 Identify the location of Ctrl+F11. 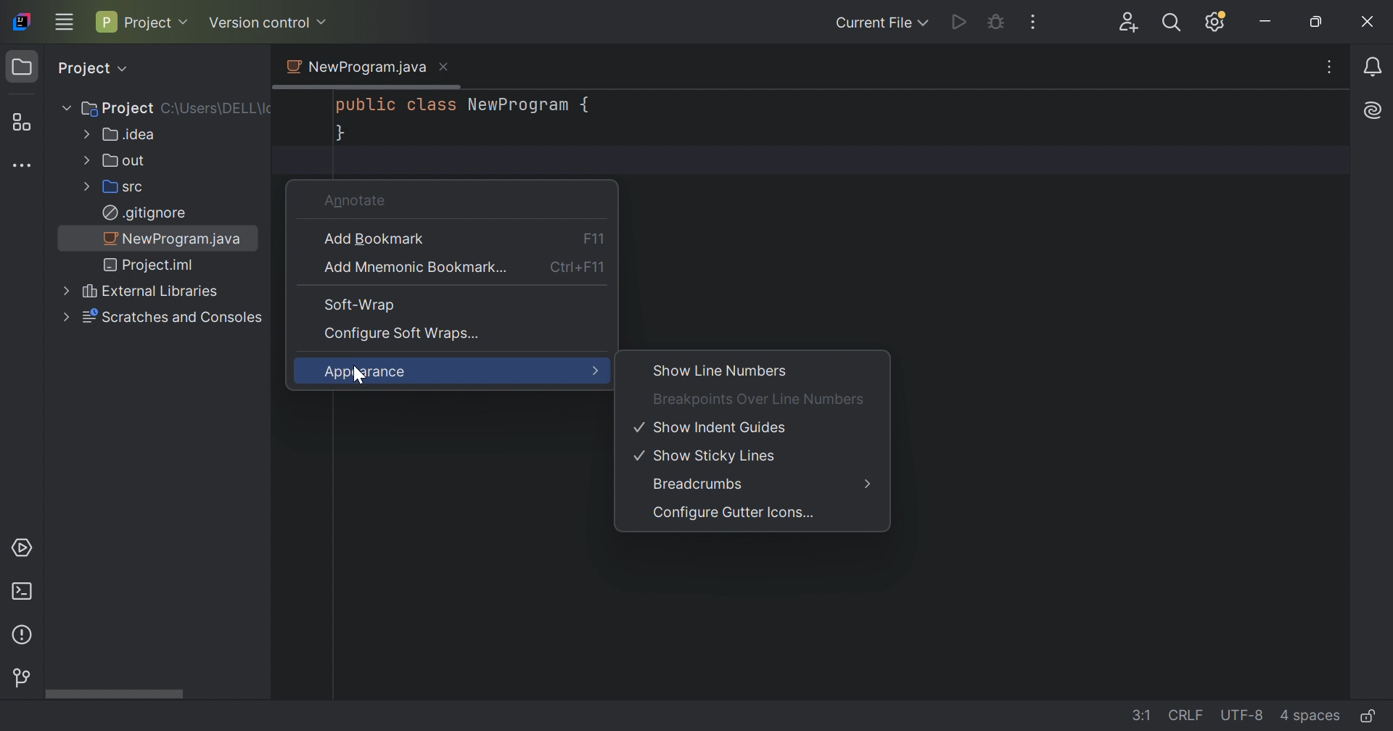
(580, 270).